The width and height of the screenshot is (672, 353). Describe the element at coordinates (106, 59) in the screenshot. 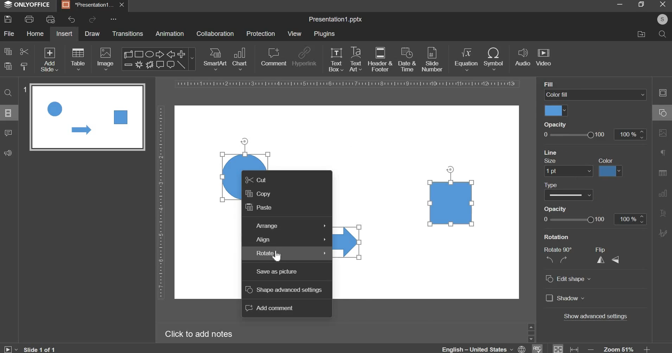

I see `image` at that location.